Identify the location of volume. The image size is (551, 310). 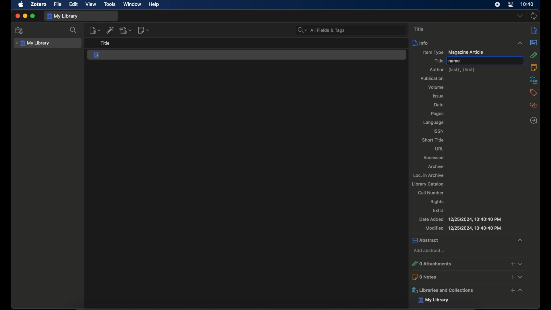
(436, 87).